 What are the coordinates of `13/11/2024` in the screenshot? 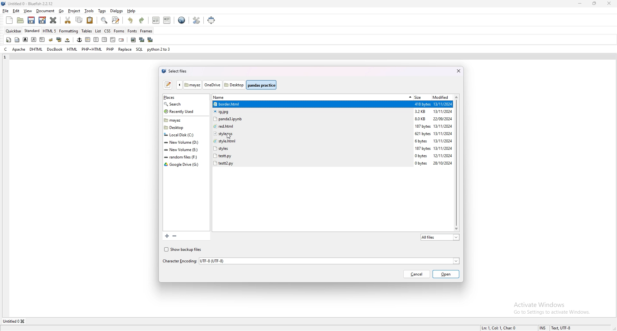 It's located at (443, 104).